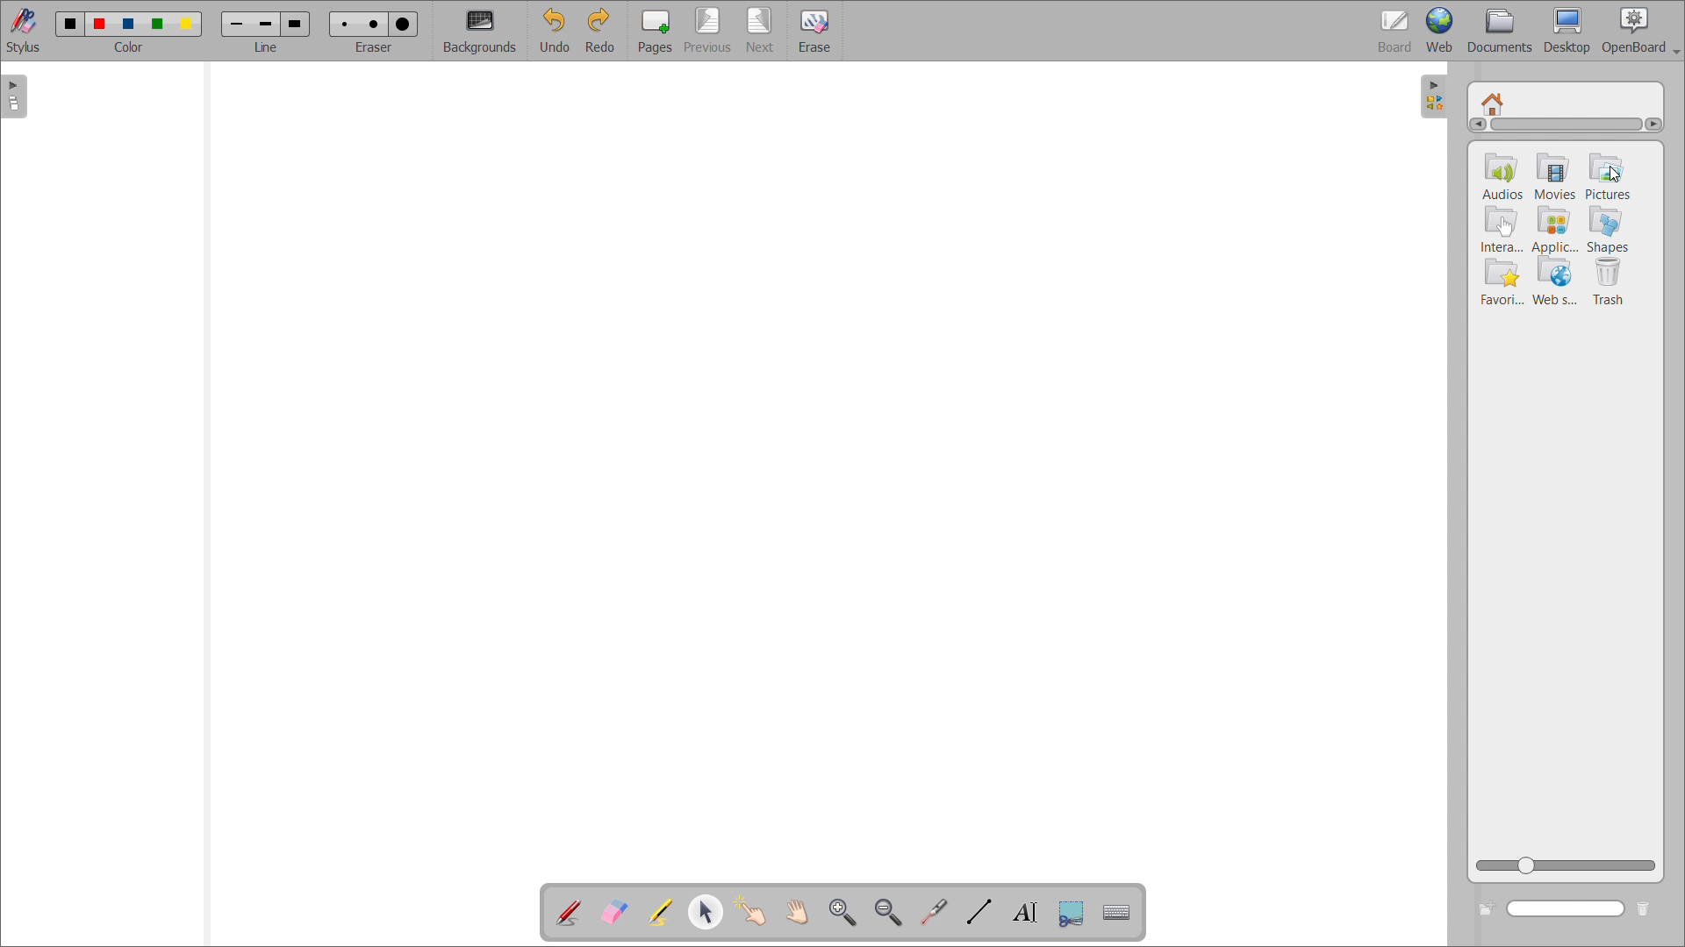 This screenshot has height=947, width=1685. What do you see at coordinates (570, 912) in the screenshot?
I see `add annotation` at bounding box center [570, 912].